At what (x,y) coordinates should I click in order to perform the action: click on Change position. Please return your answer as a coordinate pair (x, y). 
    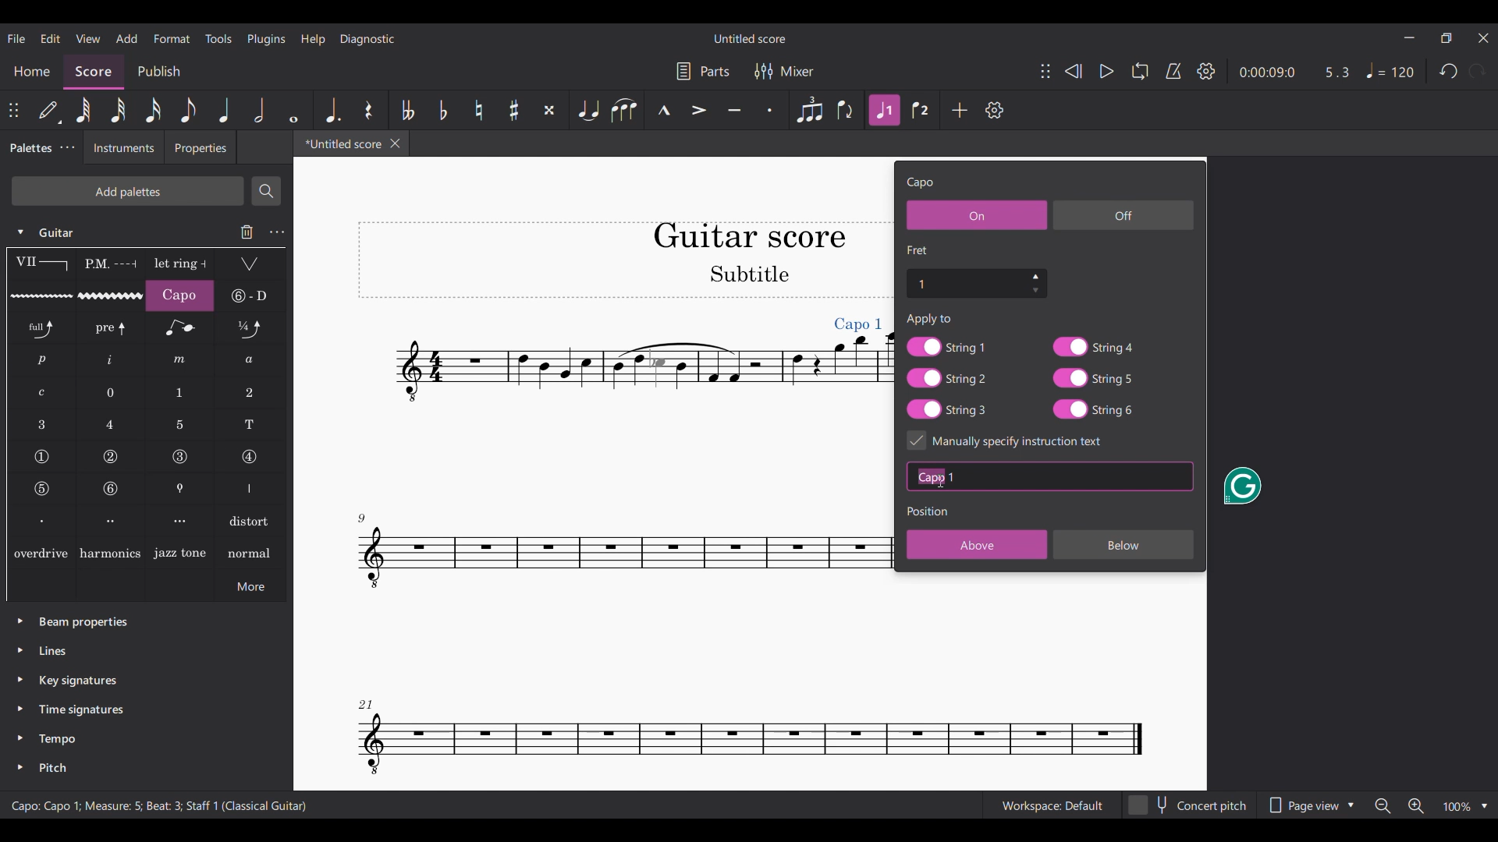
    Looking at the image, I should click on (1045, 71).